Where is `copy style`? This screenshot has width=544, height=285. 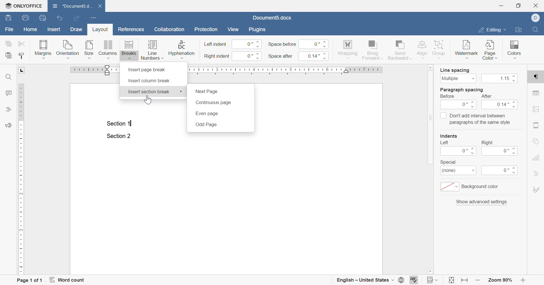
copy style is located at coordinates (21, 56).